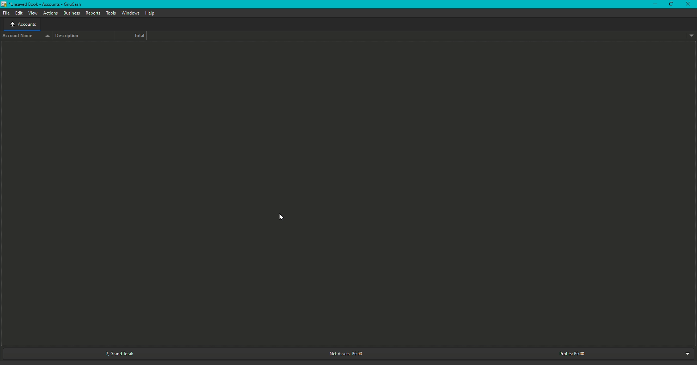  Describe the element at coordinates (6, 13) in the screenshot. I see `File` at that location.